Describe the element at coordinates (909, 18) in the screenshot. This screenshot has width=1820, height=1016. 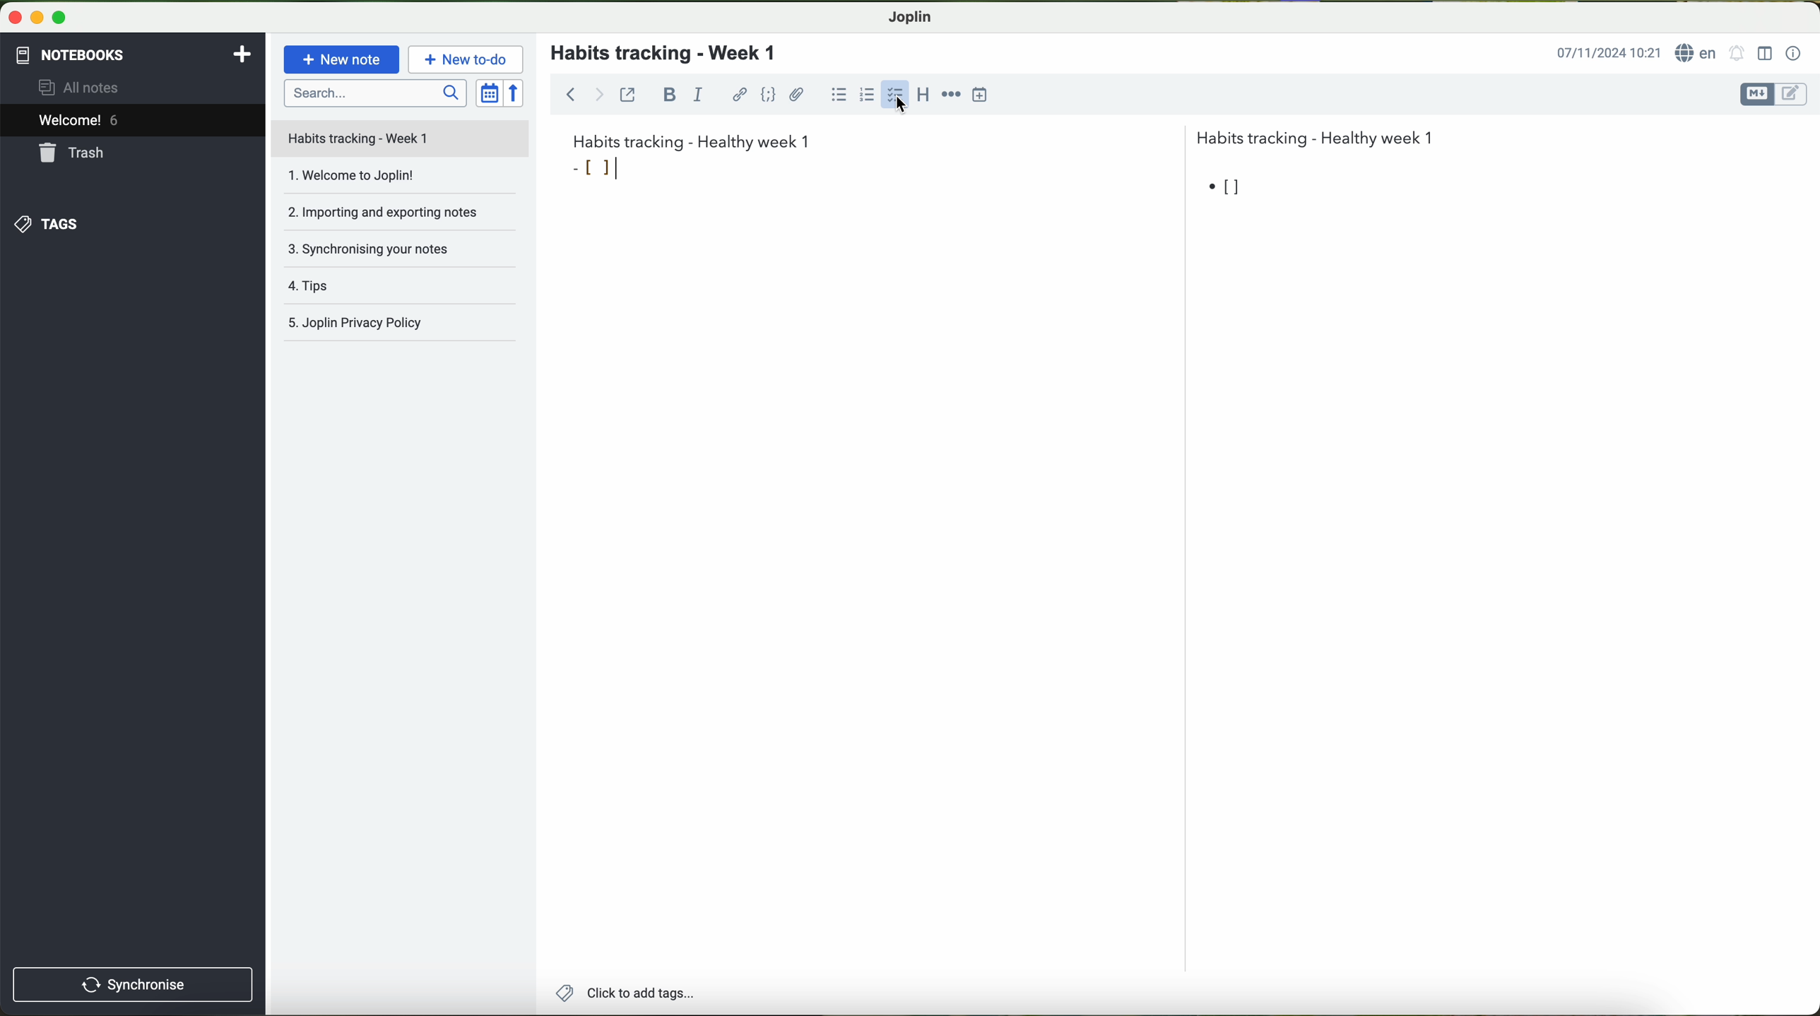
I see `Joplin` at that location.